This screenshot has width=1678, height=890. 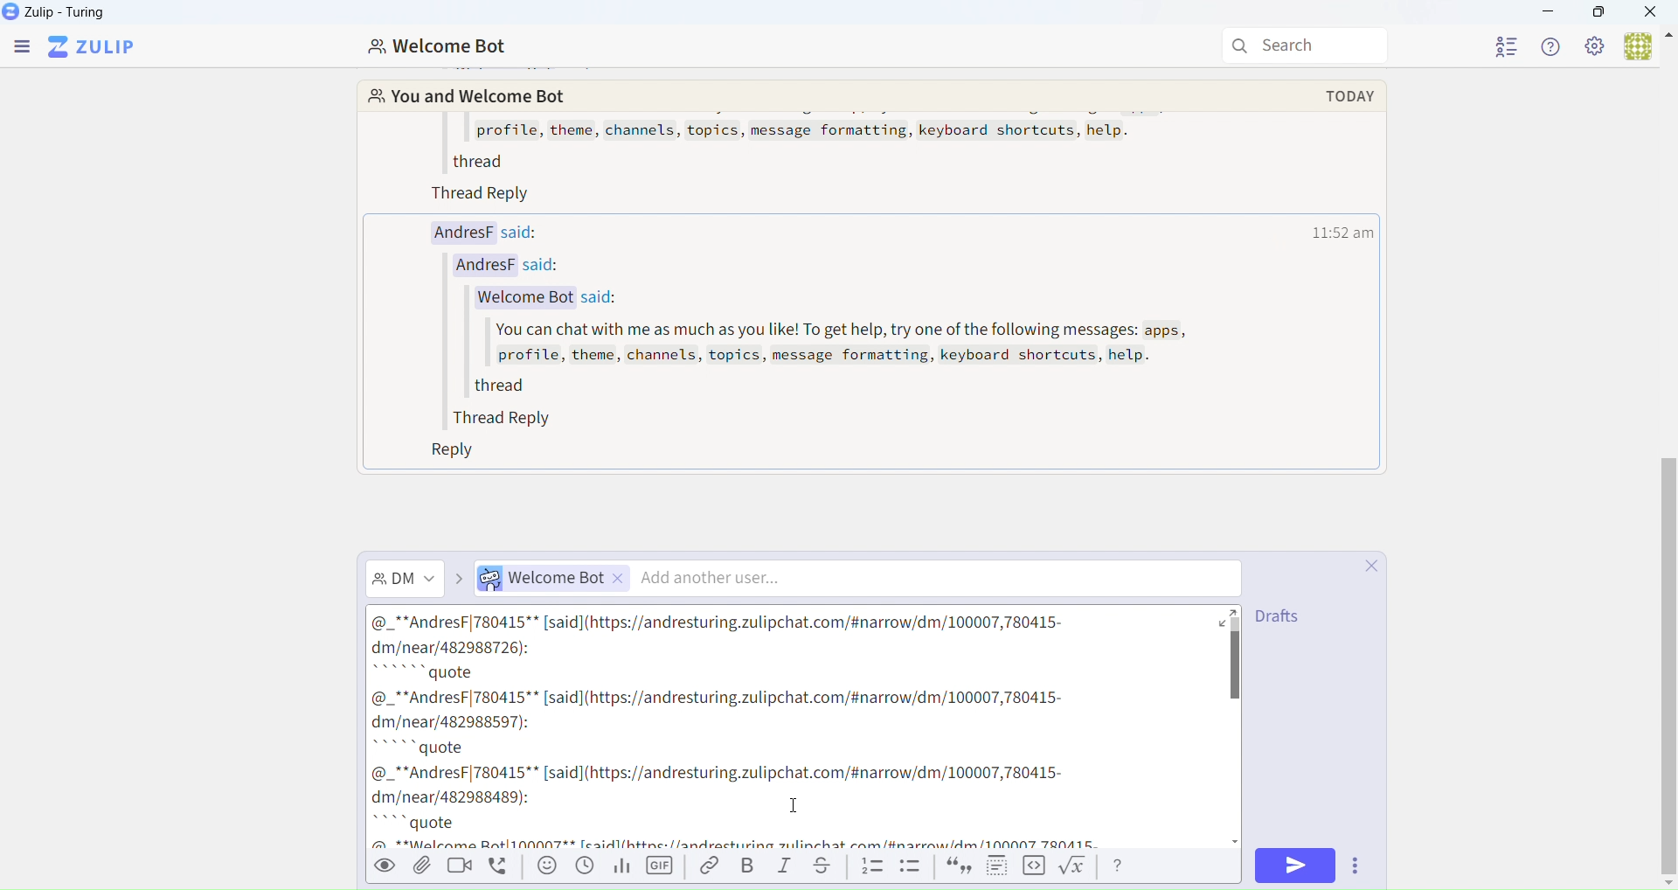 I want to click on time, so click(x=1344, y=231).